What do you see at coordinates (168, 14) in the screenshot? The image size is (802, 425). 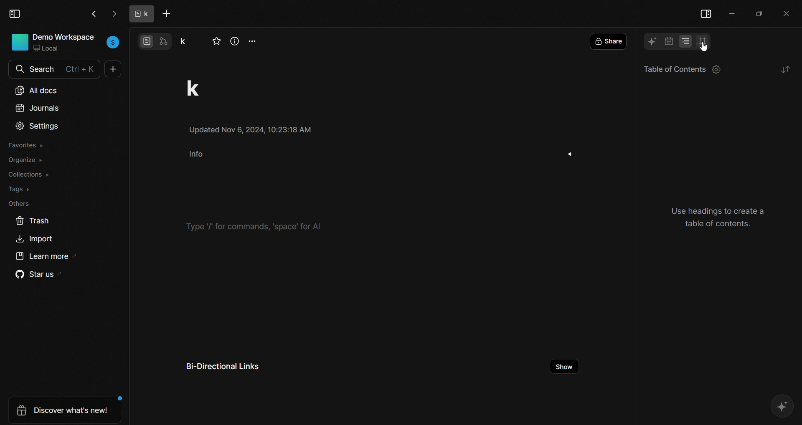 I see `add tab` at bounding box center [168, 14].